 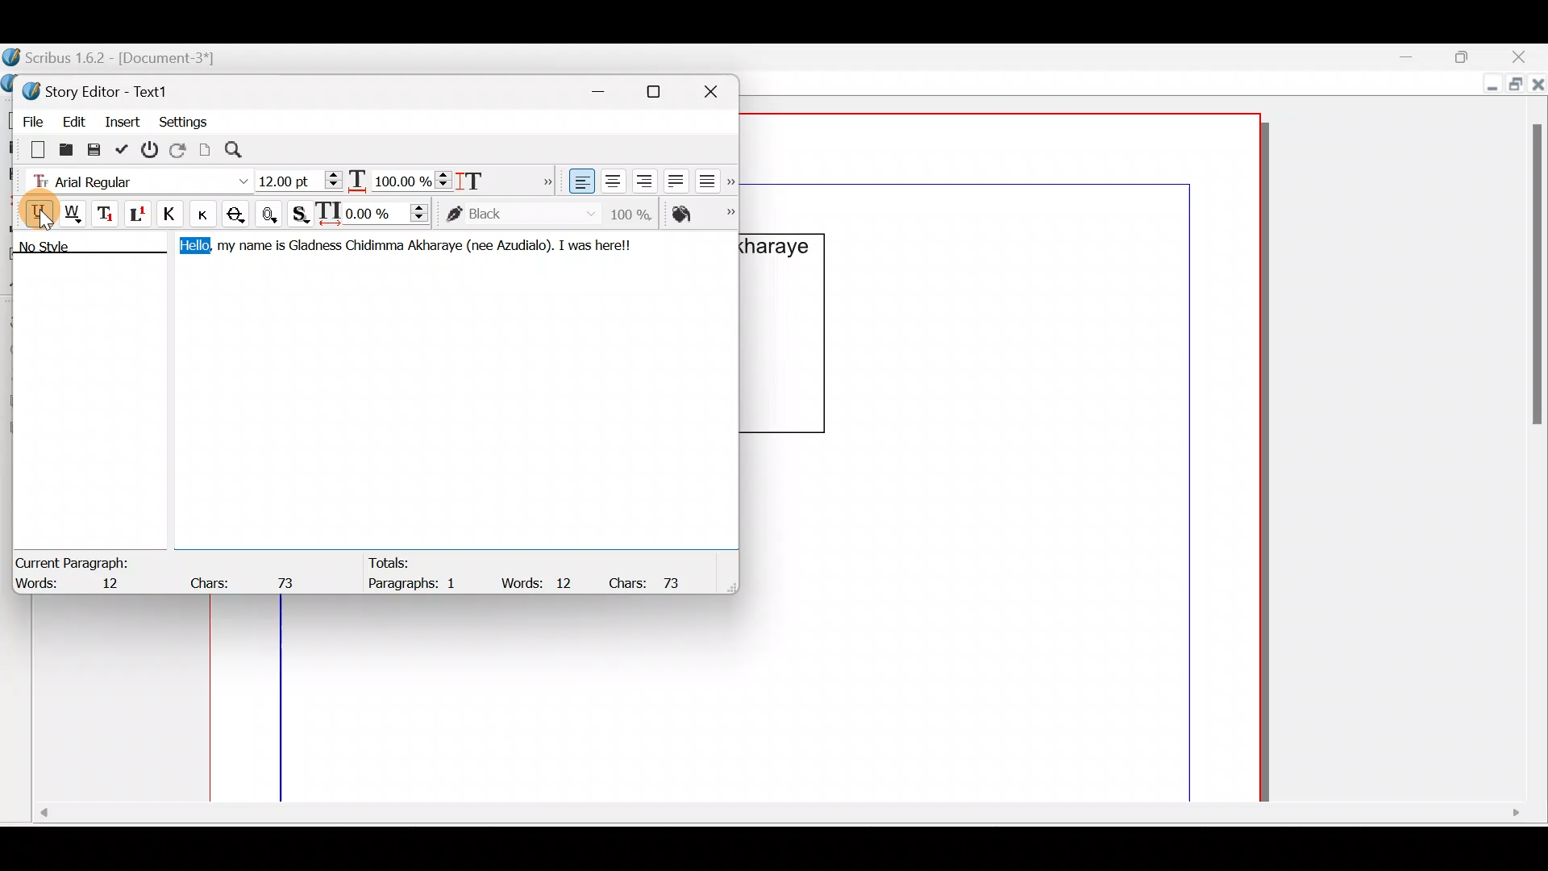 I want to click on Align text justified, so click(x=674, y=178).